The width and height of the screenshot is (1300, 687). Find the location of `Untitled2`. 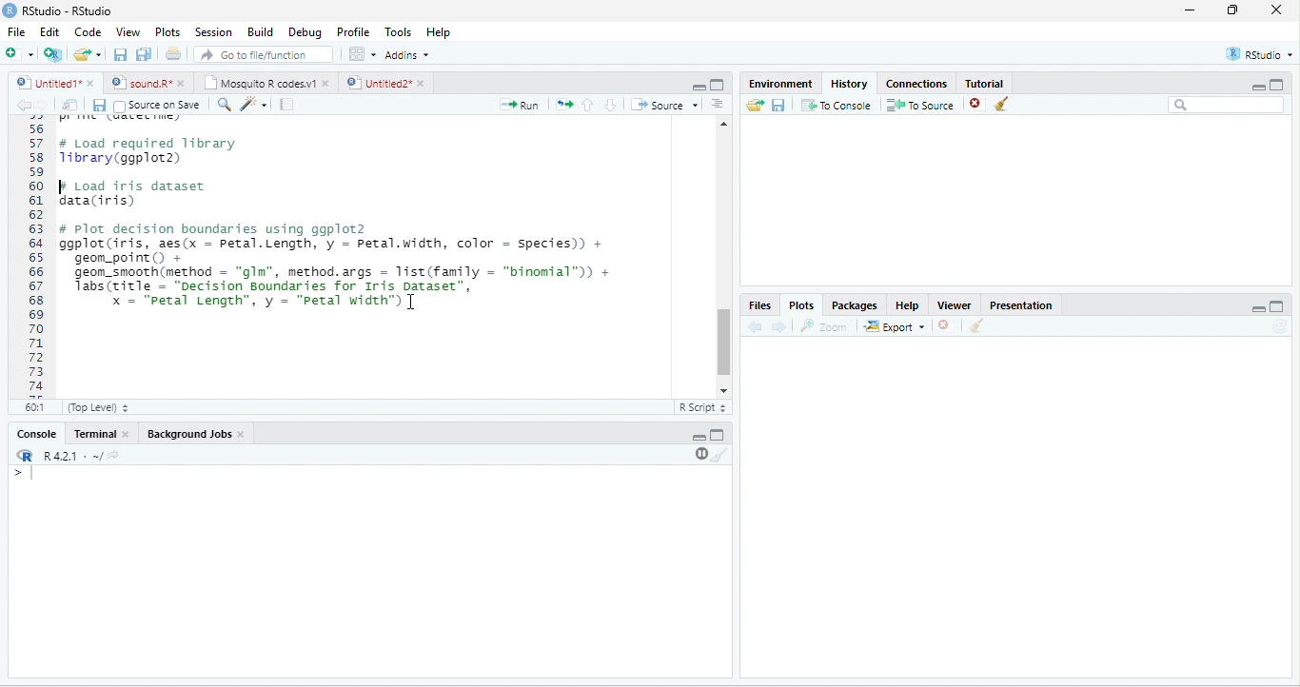

Untitled2 is located at coordinates (377, 83).